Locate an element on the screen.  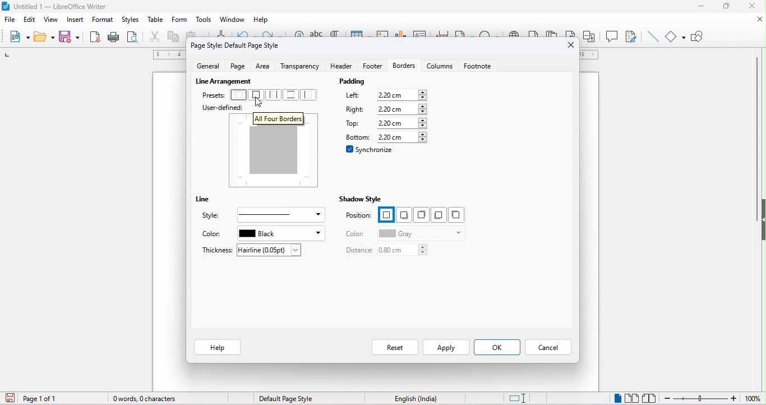
print is located at coordinates (113, 38).